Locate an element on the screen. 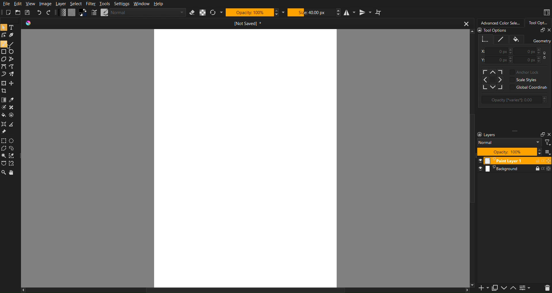 The height and width of the screenshot is (293, 552). Settings is located at coordinates (526, 288).